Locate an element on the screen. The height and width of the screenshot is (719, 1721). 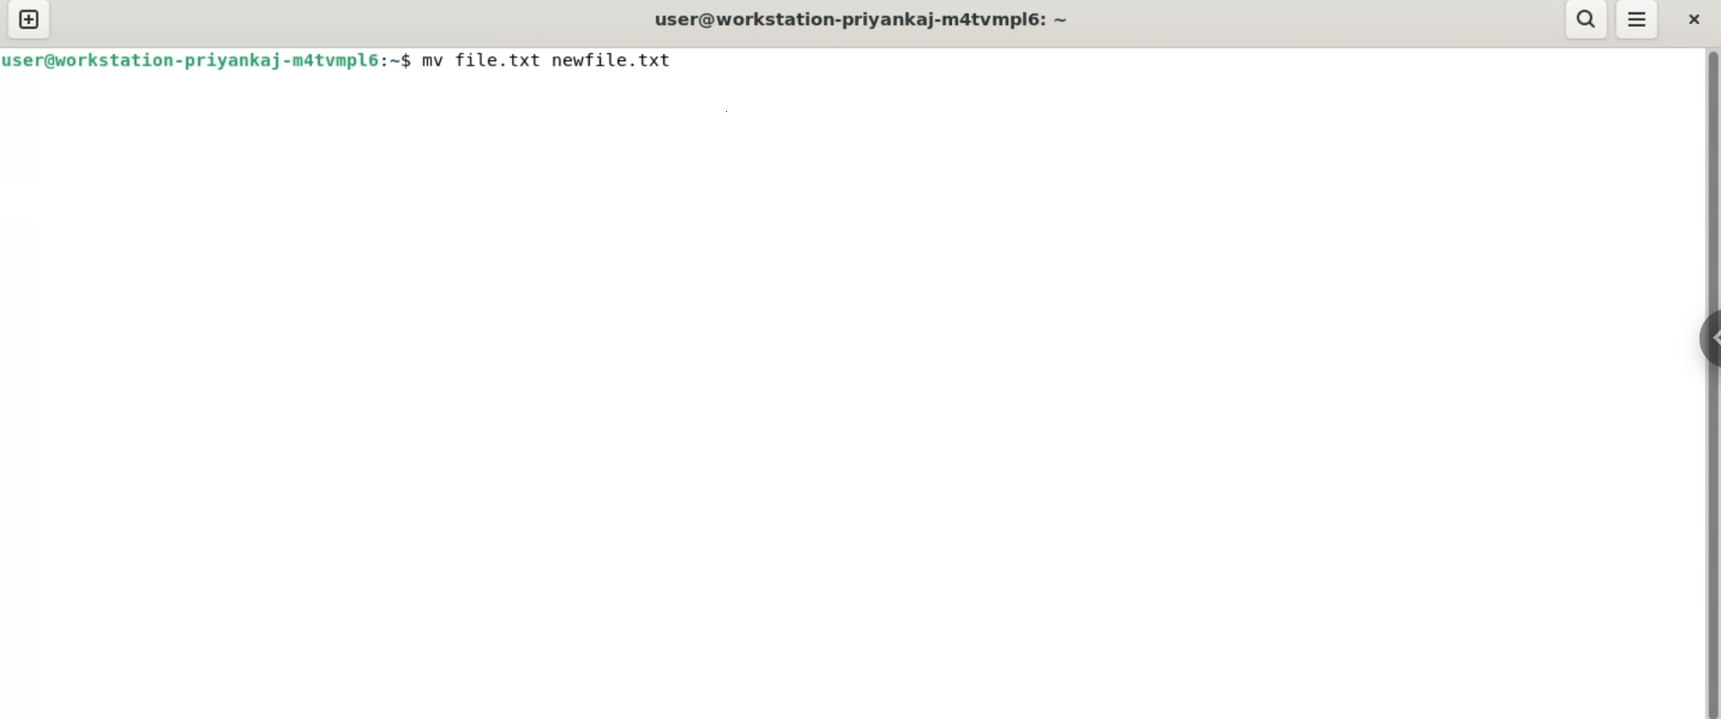
new tab is located at coordinates (28, 22).